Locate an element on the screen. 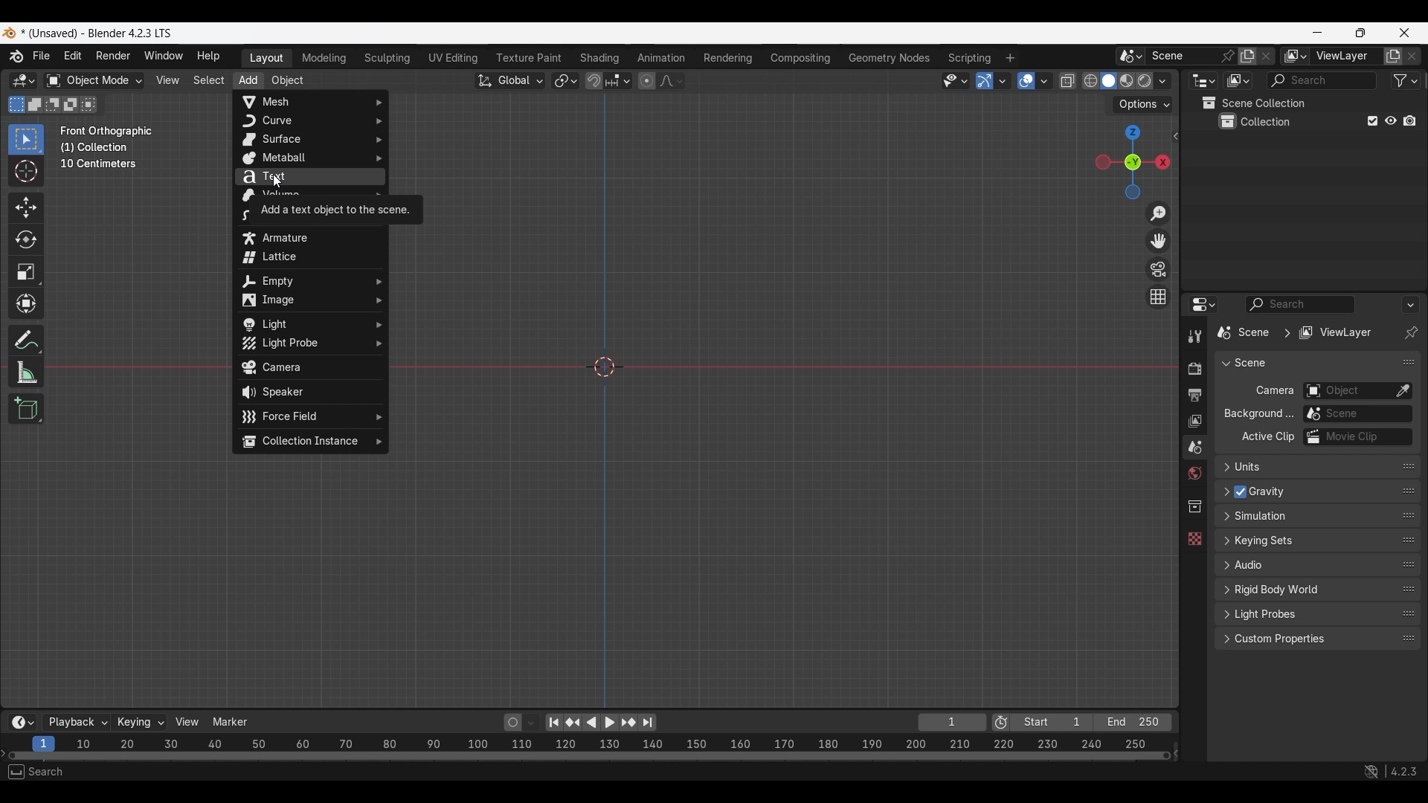 The width and height of the screenshot is (1428, 803). Description of the current frame is located at coordinates (109, 148).